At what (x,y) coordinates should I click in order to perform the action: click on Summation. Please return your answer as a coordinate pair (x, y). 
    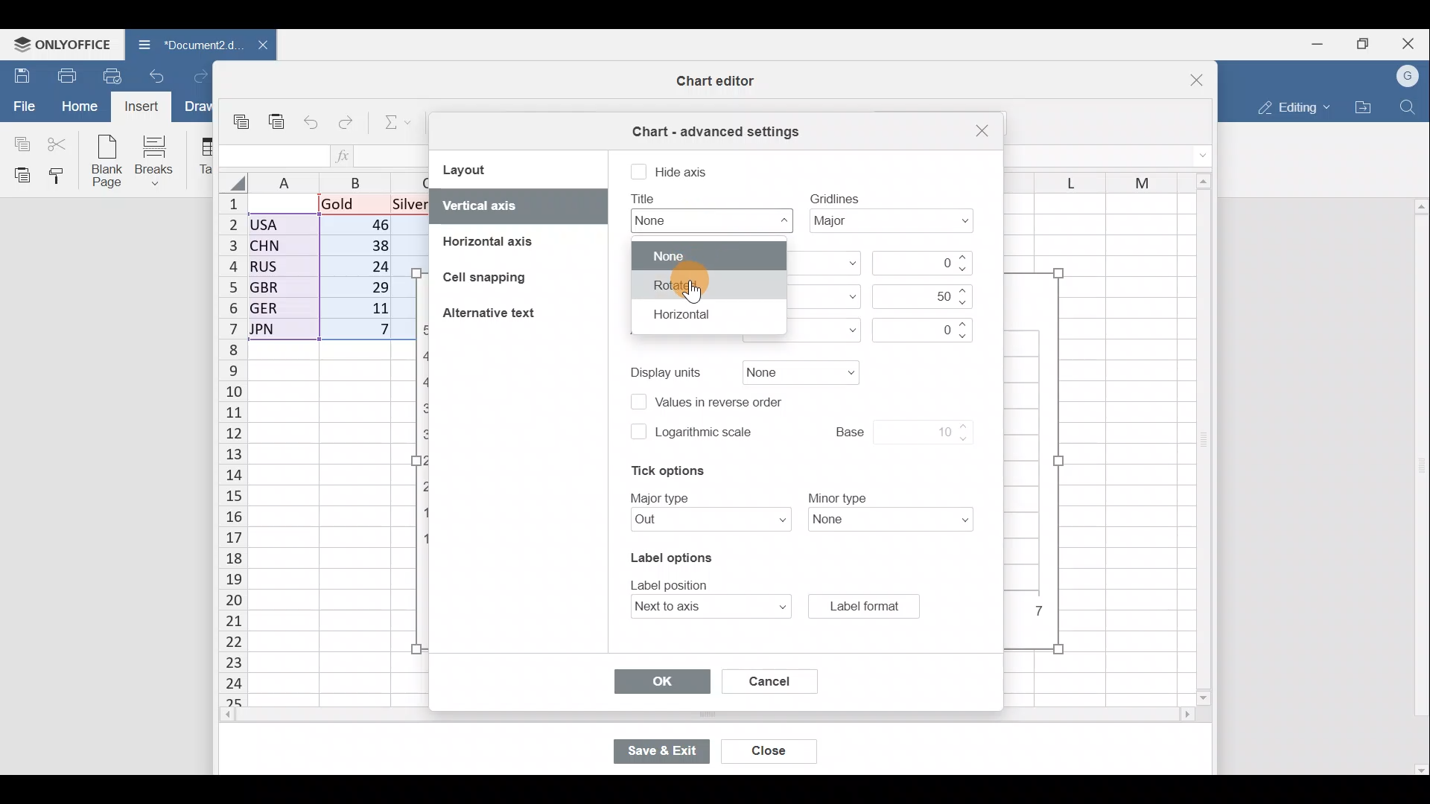
    Looking at the image, I should click on (390, 124).